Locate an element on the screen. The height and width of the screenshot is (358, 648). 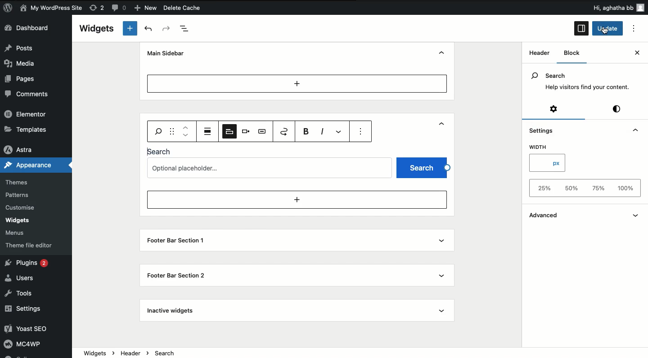
widgets is located at coordinates (360, 353).